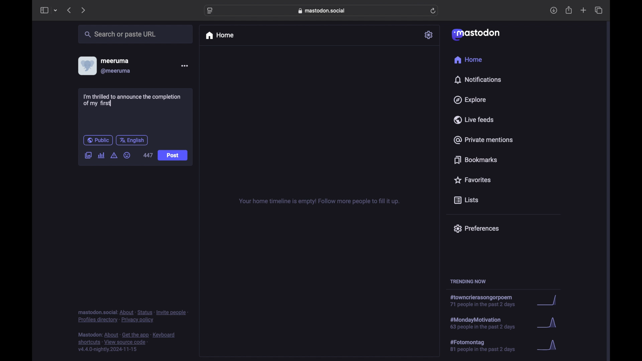  Describe the element at coordinates (115, 155) in the screenshot. I see `add content warning` at that location.